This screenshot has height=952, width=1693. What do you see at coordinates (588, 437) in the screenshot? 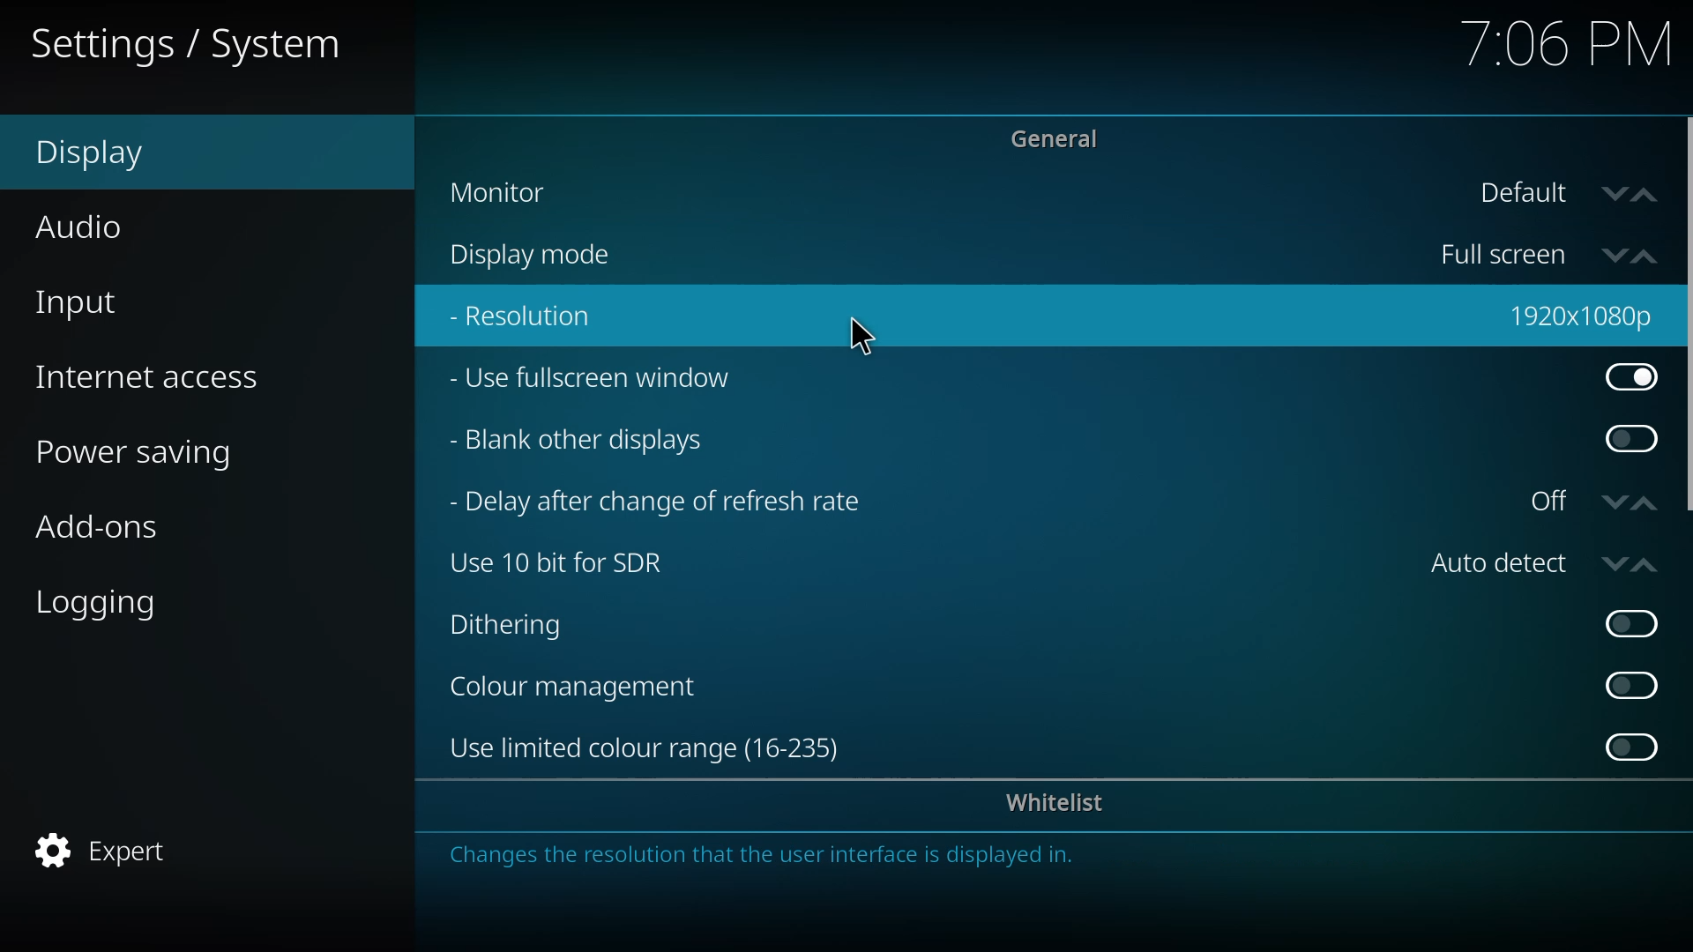
I see `blank other displays` at bounding box center [588, 437].